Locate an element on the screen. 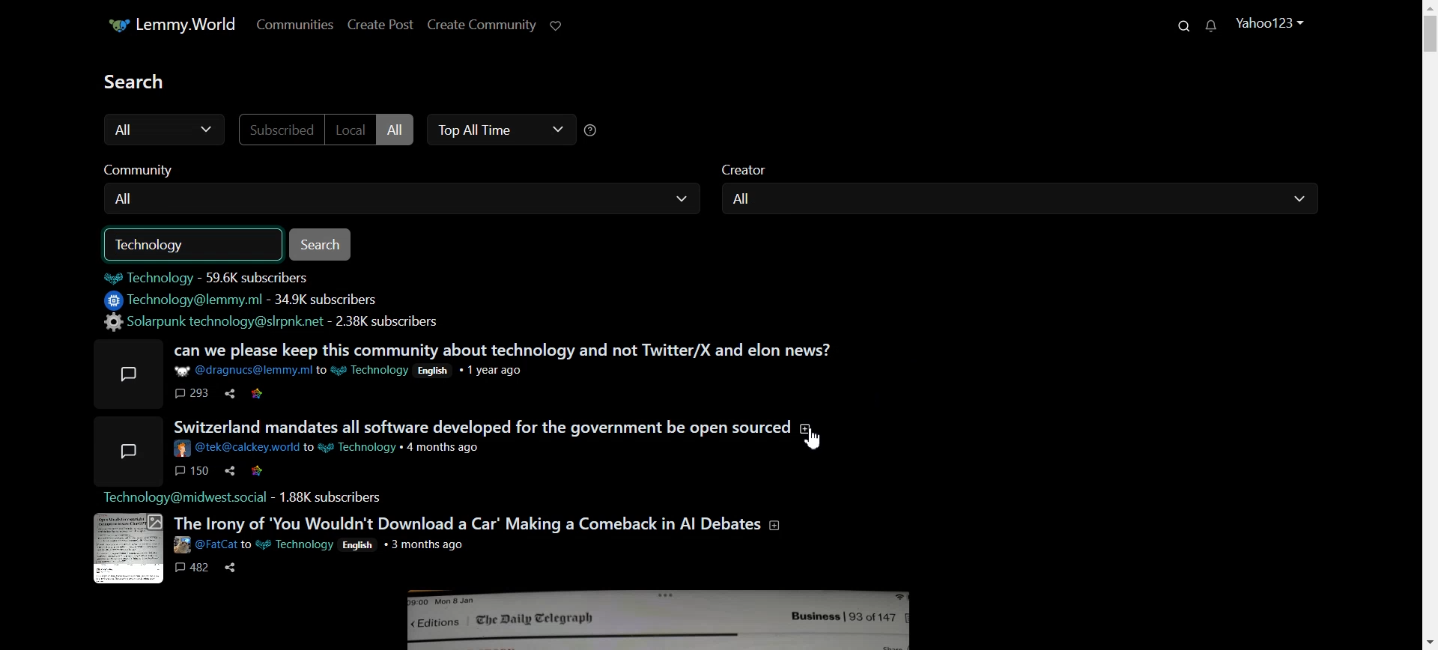 This screenshot has width=1438, height=650. 482 comment is located at coordinates (194, 568).